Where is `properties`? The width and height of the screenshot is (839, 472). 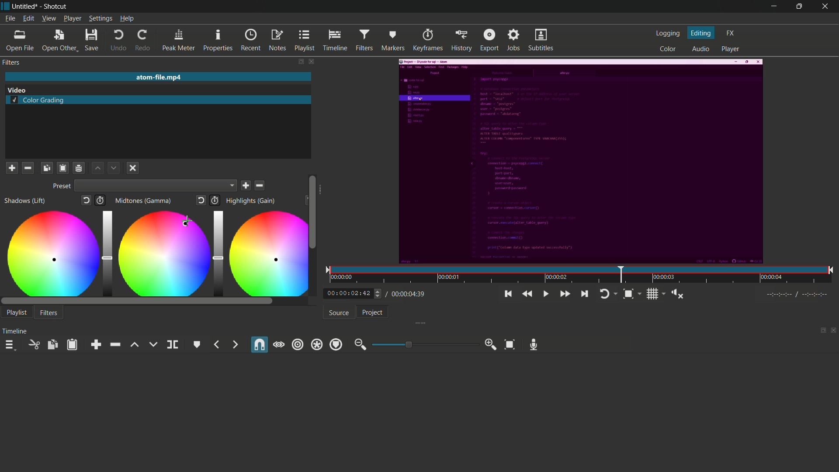
properties is located at coordinates (217, 41).